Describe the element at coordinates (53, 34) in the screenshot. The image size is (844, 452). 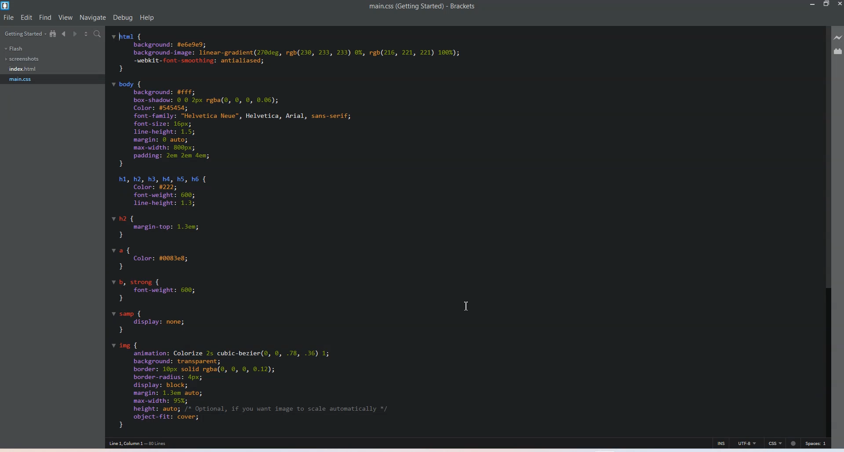
I see `Show in file tree` at that location.